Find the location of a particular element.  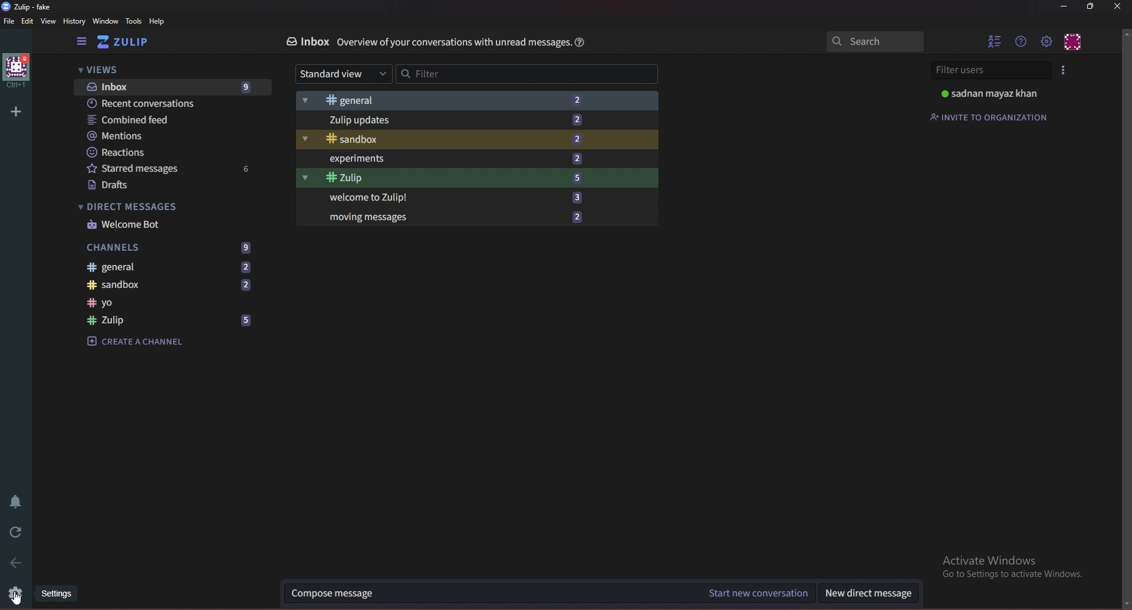

starred messages is located at coordinates (169, 169).